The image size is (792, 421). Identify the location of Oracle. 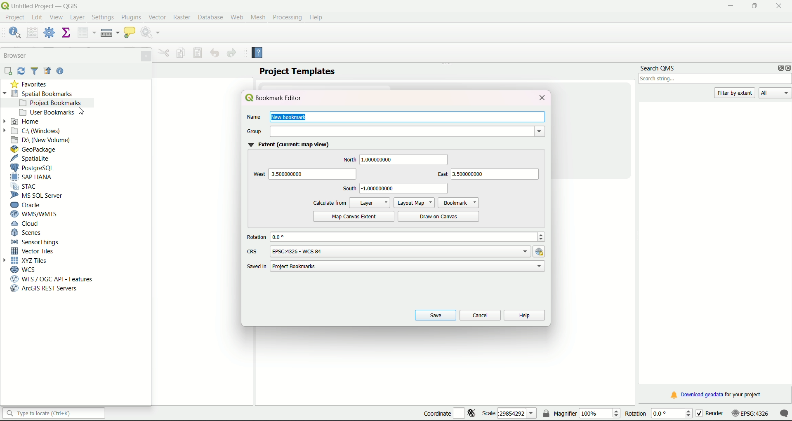
(30, 205).